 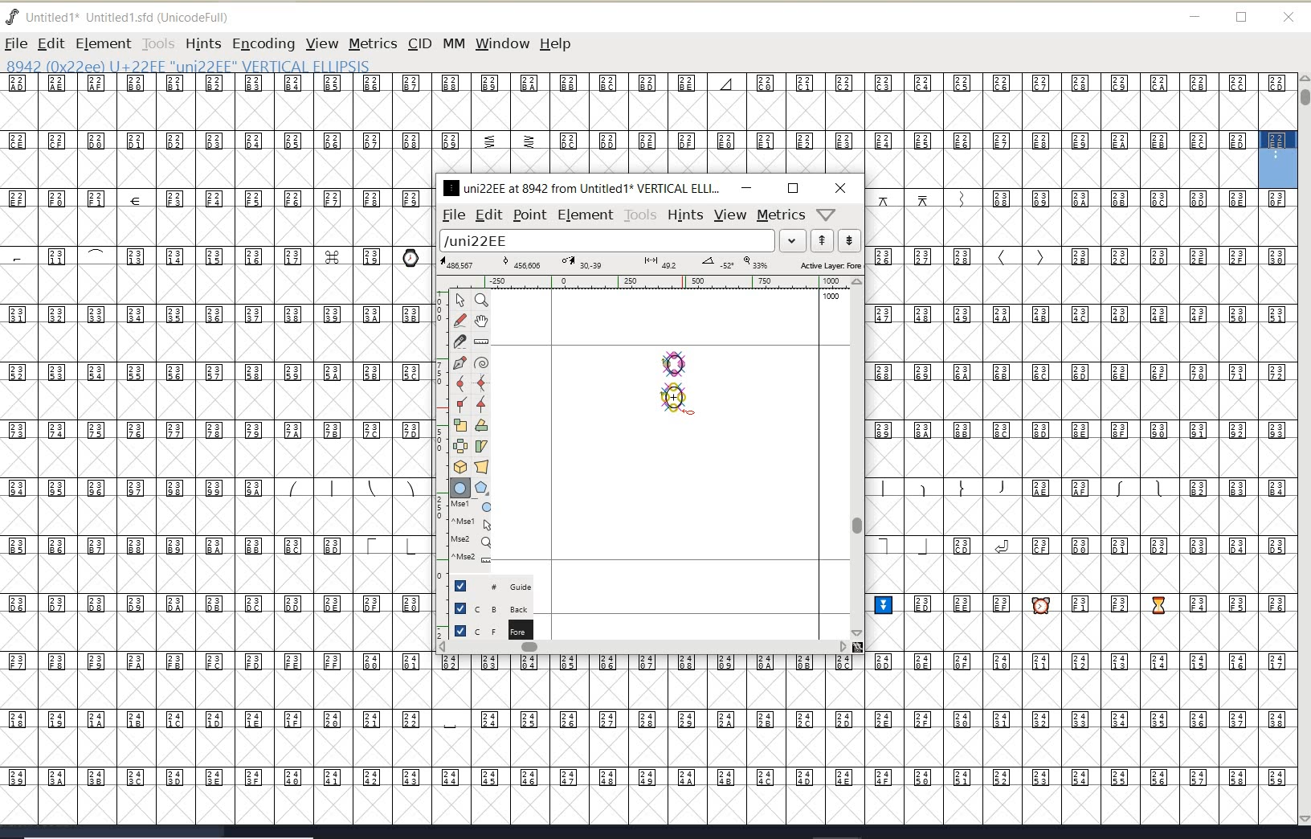 What do you see at coordinates (827, 213) in the screenshot?
I see `help/window` at bounding box center [827, 213].